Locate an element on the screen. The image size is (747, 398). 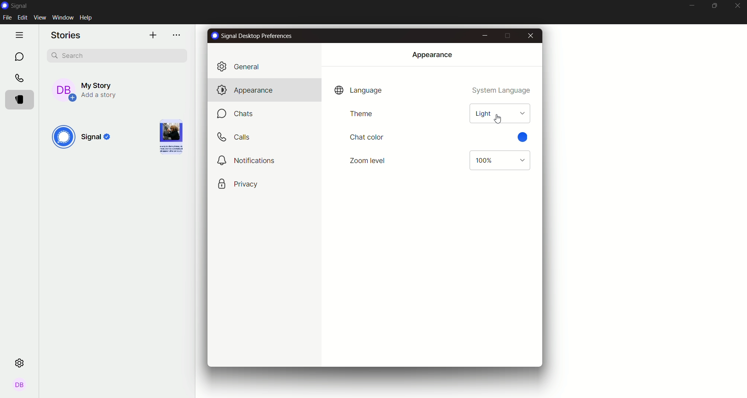
stories is located at coordinates (22, 99).